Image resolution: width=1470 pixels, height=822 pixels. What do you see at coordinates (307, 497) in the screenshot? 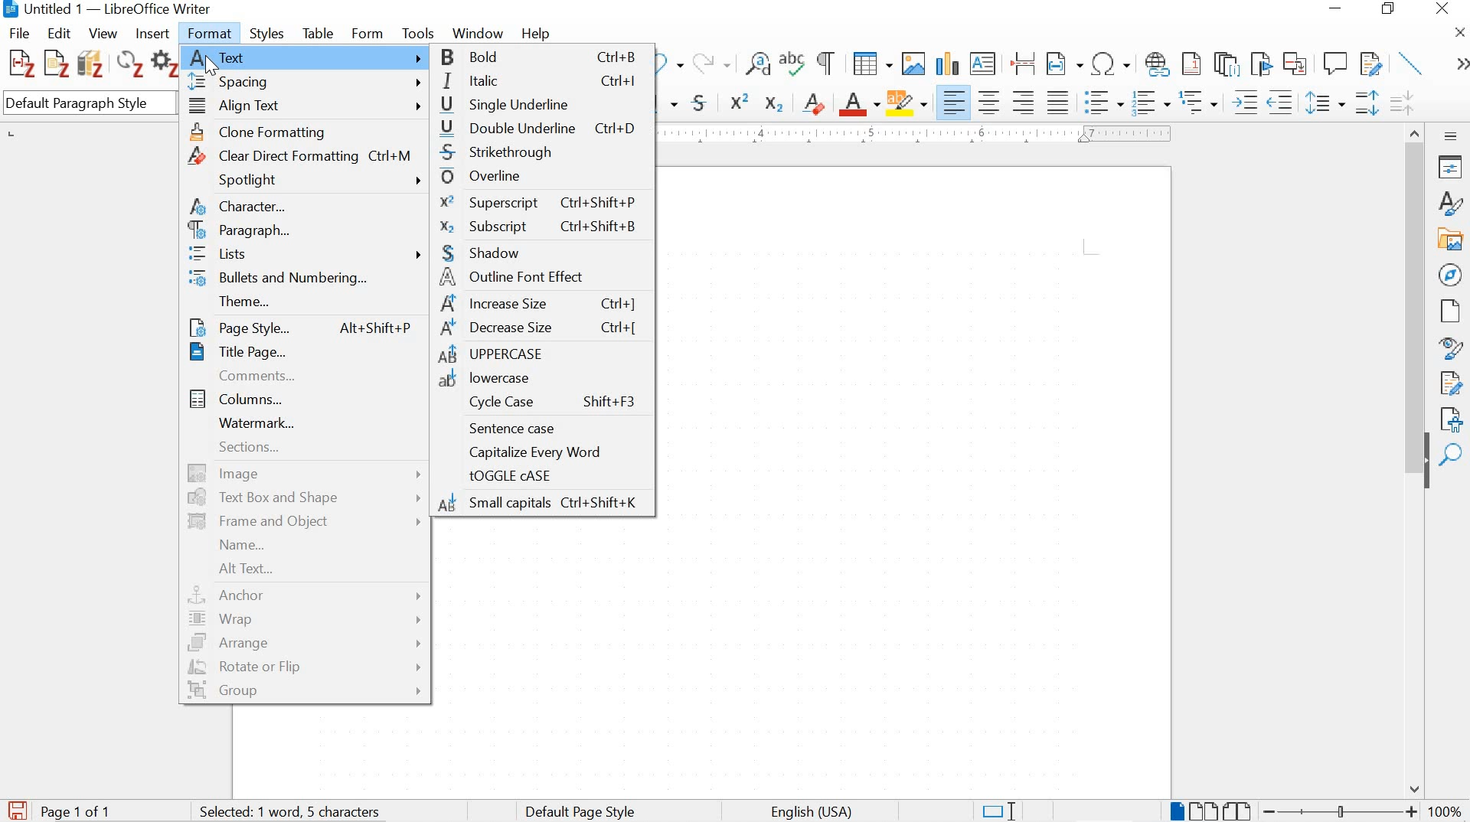
I see `text box and shape` at bounding box center [307, 497].